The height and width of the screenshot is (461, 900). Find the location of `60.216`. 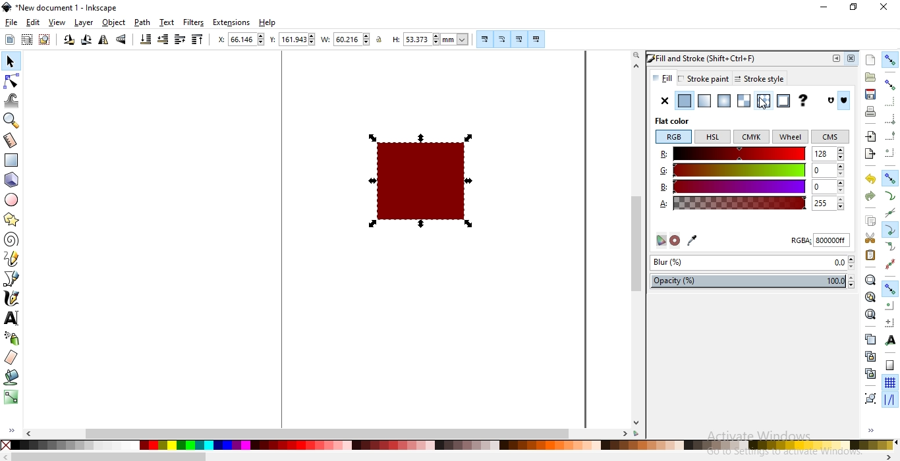

60.216 is located at coordinates (352, 40).